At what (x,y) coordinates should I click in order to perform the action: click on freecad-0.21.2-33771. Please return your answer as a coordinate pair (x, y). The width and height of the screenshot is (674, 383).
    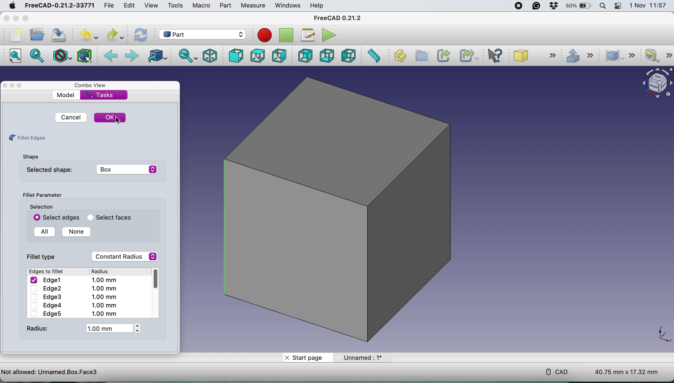
    Looking at the image, I should click on (58, 6).